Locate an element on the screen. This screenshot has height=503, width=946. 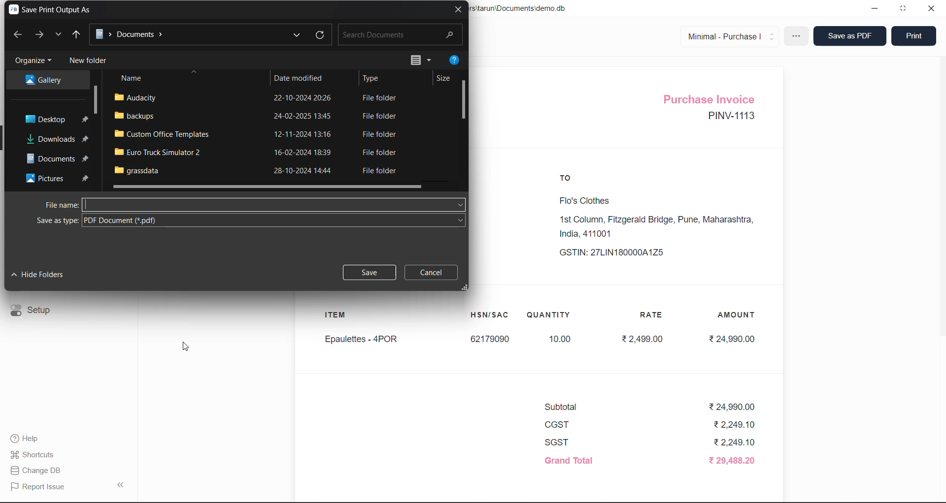
Setup is located at coordinates (36, 311).